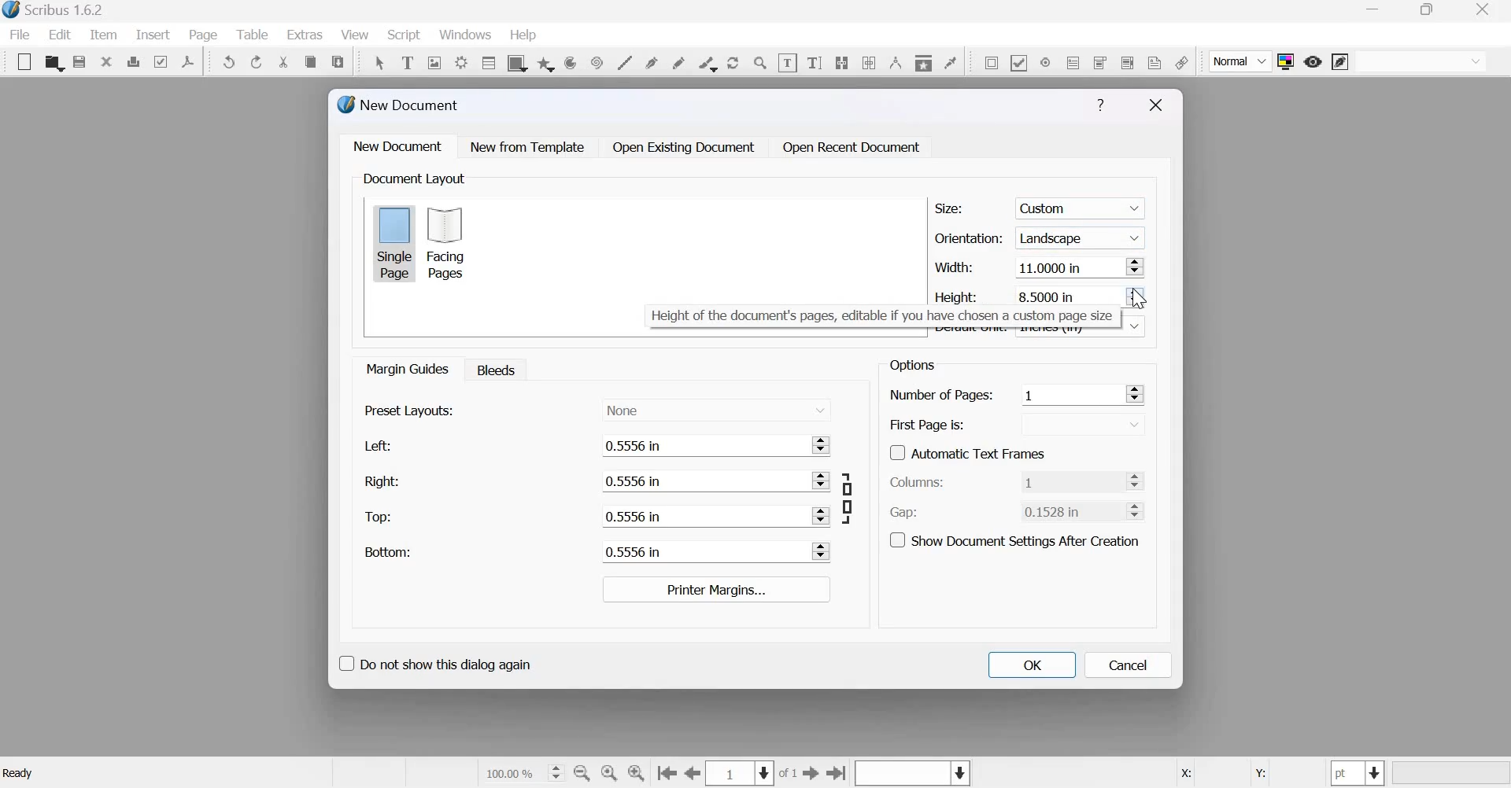 The width and height of the screenshot is (1511, 788). Describe the element at coordinates (667, 774) in the screenshot. I see `Go to the first page` at that location.